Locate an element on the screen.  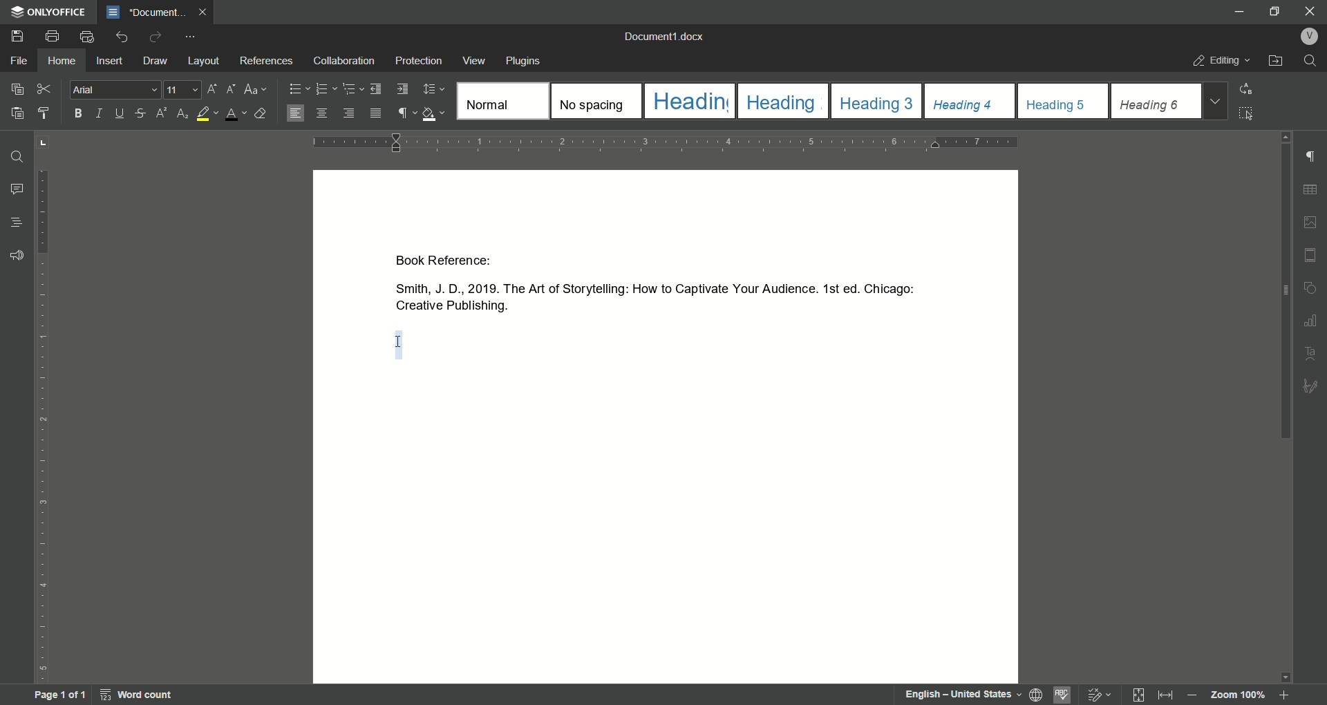
feedback & support is located at coordinates (17, 255).